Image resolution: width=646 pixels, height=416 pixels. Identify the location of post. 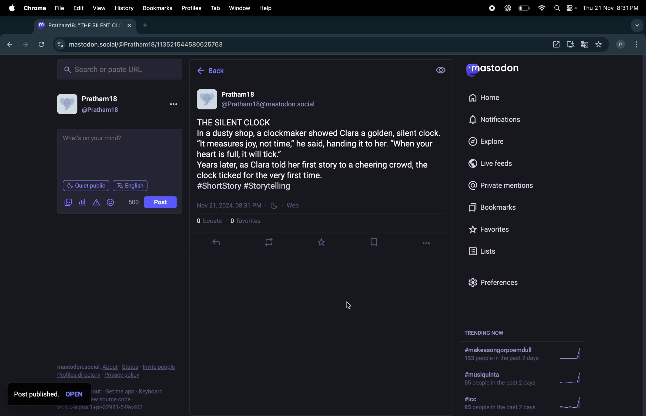
(160, 202).